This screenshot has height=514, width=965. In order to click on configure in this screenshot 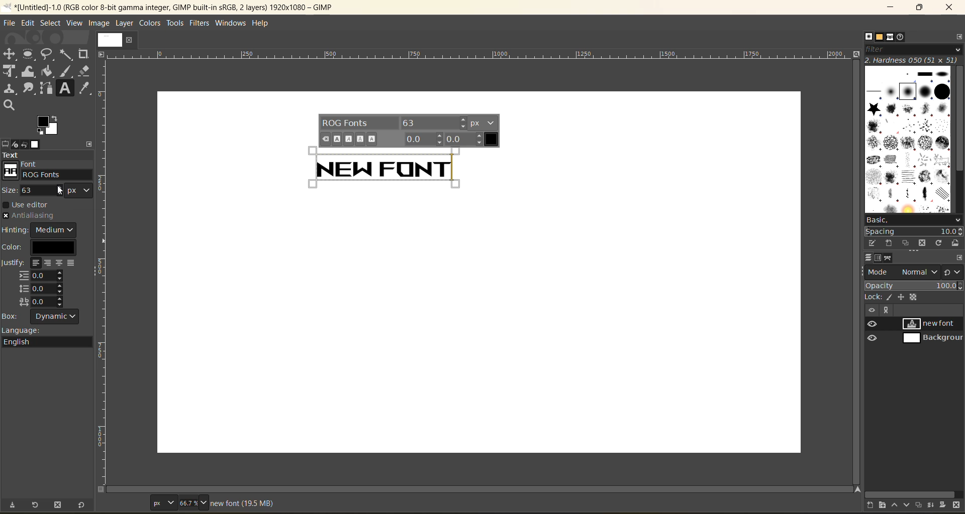, I will do `click(959, 258)`.